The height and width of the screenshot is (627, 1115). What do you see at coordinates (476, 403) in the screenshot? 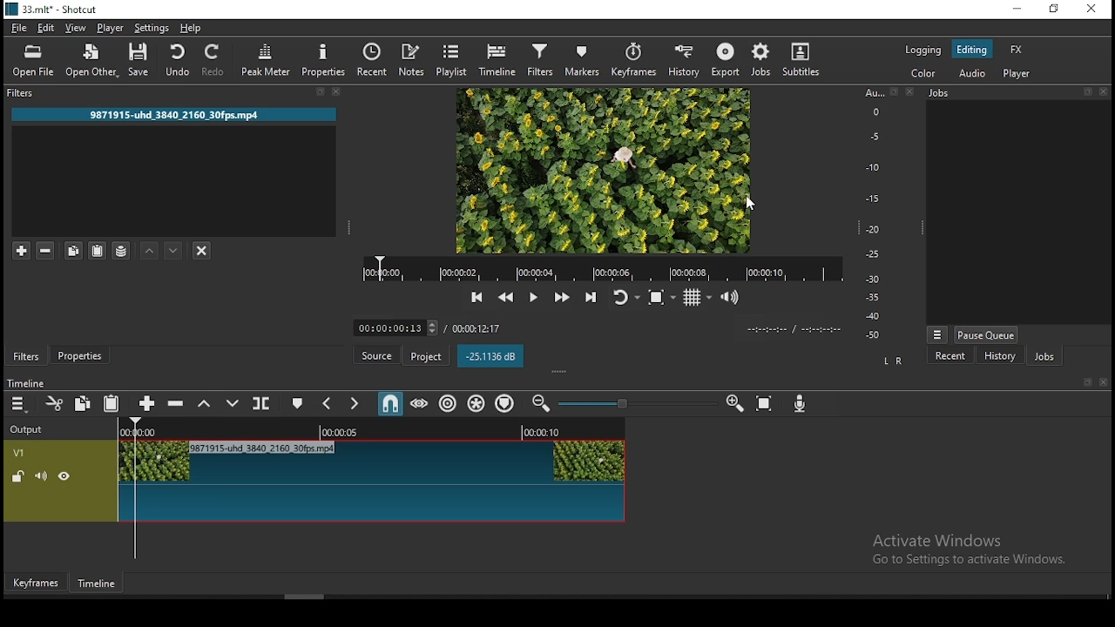
I see `ripple all tracks` at bounding box center [476, 403].